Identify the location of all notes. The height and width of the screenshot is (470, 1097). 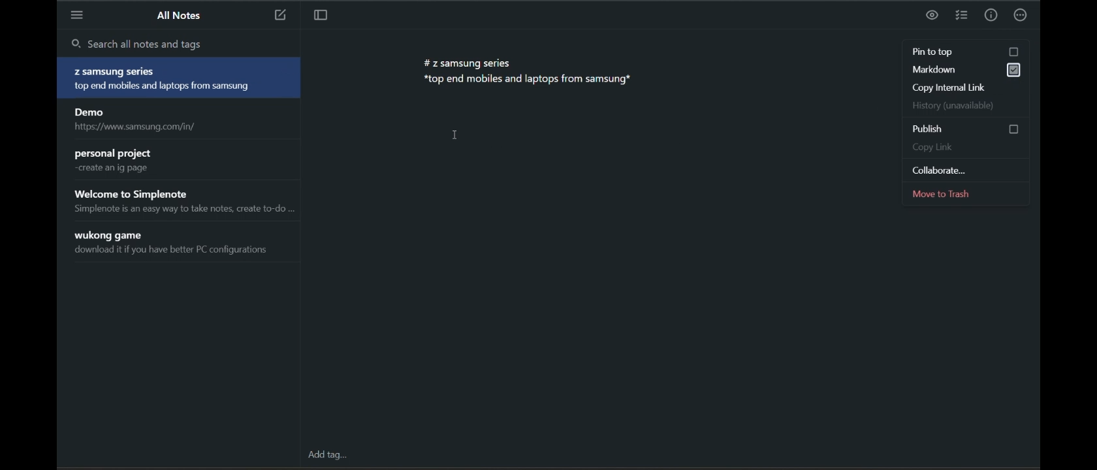
(182, 17).